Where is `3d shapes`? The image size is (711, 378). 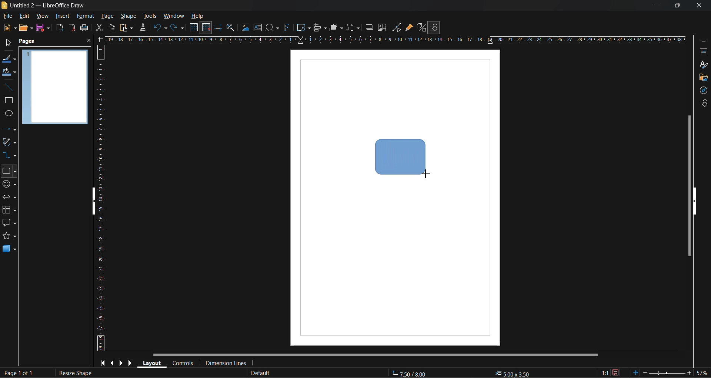 3d shapes is located at coordinates (9, 249).